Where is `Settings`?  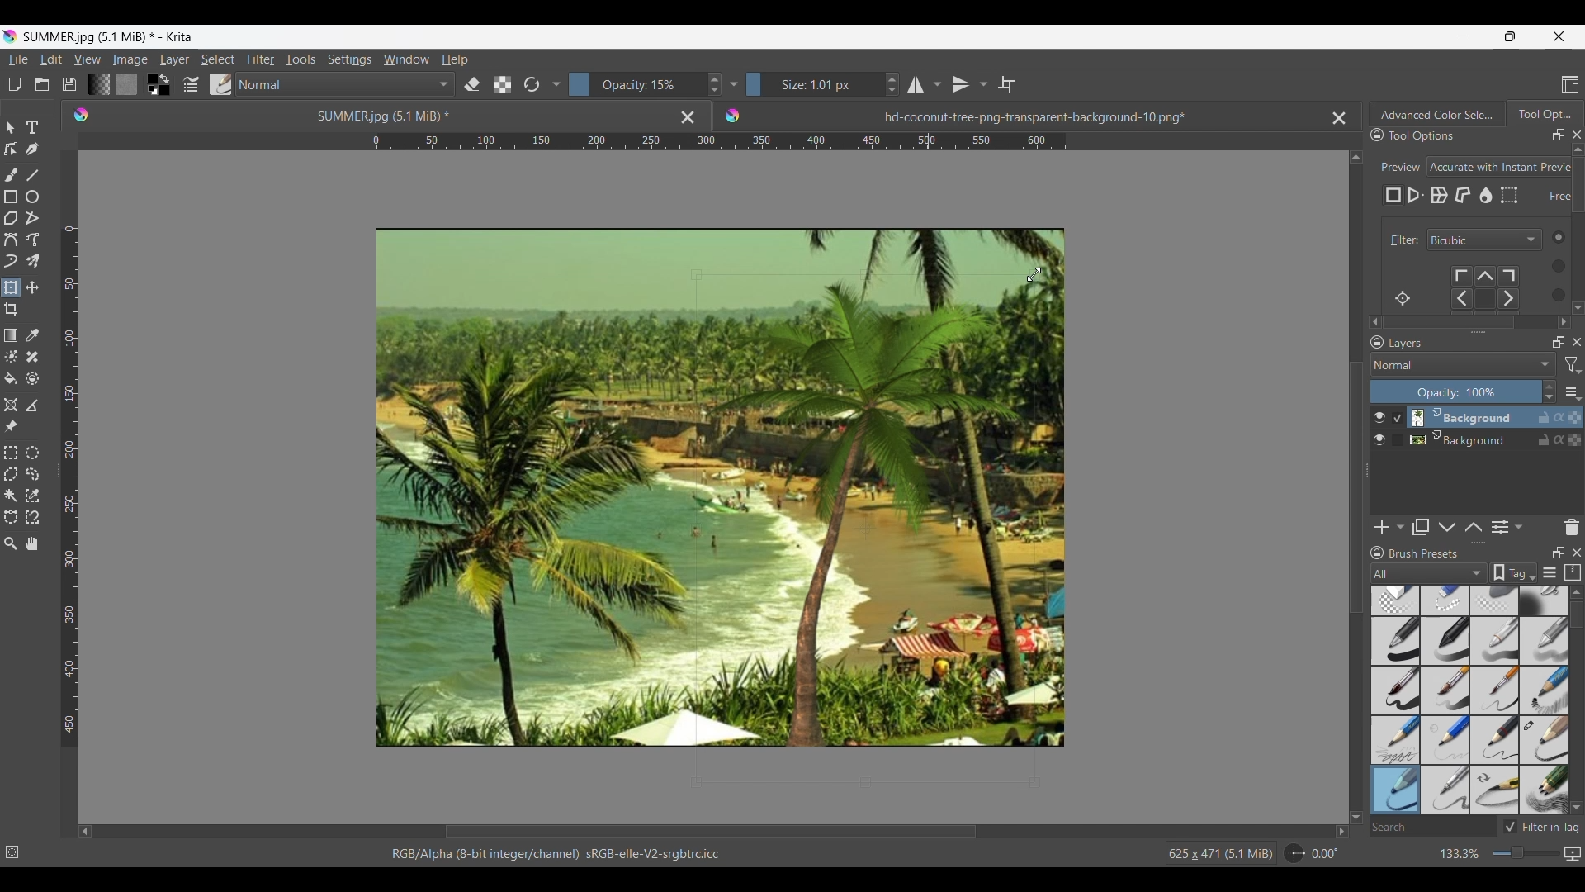 Settings is located at coordinates (349, 59).